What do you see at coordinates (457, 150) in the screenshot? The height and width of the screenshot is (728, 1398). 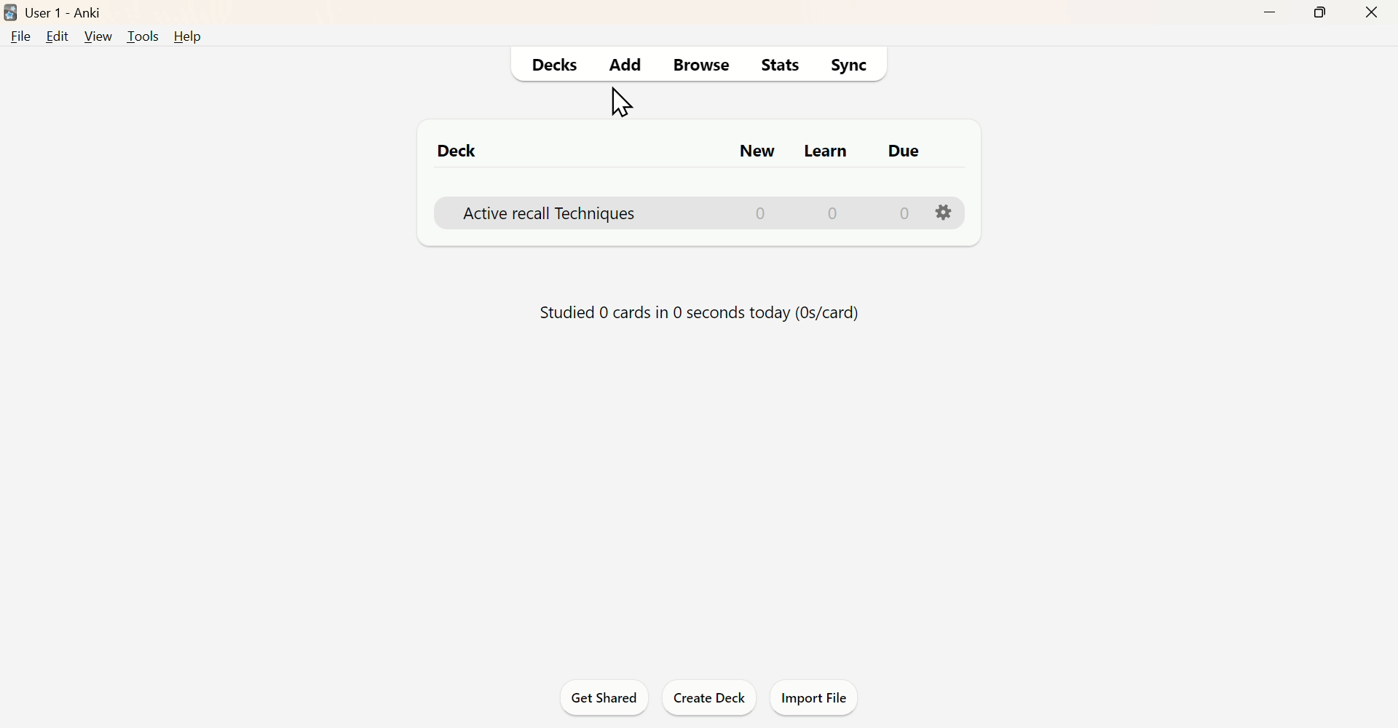 I see `Deck` at bounding box center [457, 150].